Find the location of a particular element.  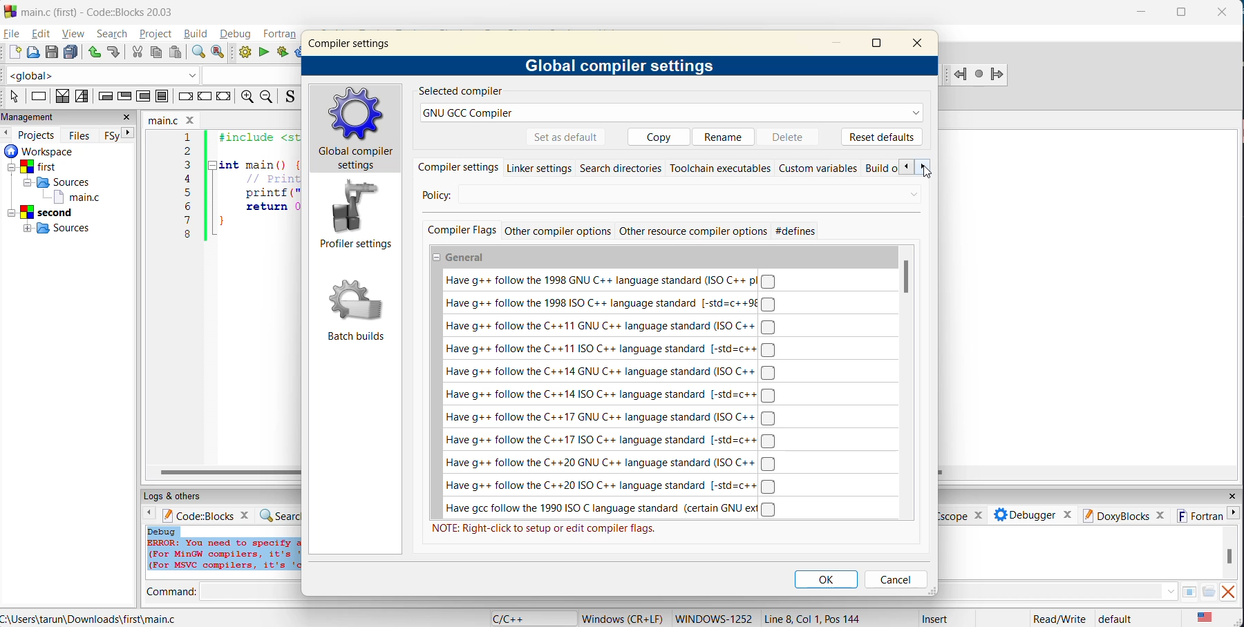

general is located at coordinates (469, 255).